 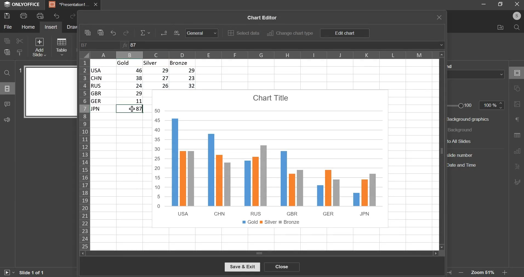 What do you see at coordinates (8, 27) in the screenshot?
I see `file` at bounding box center [8, 27].